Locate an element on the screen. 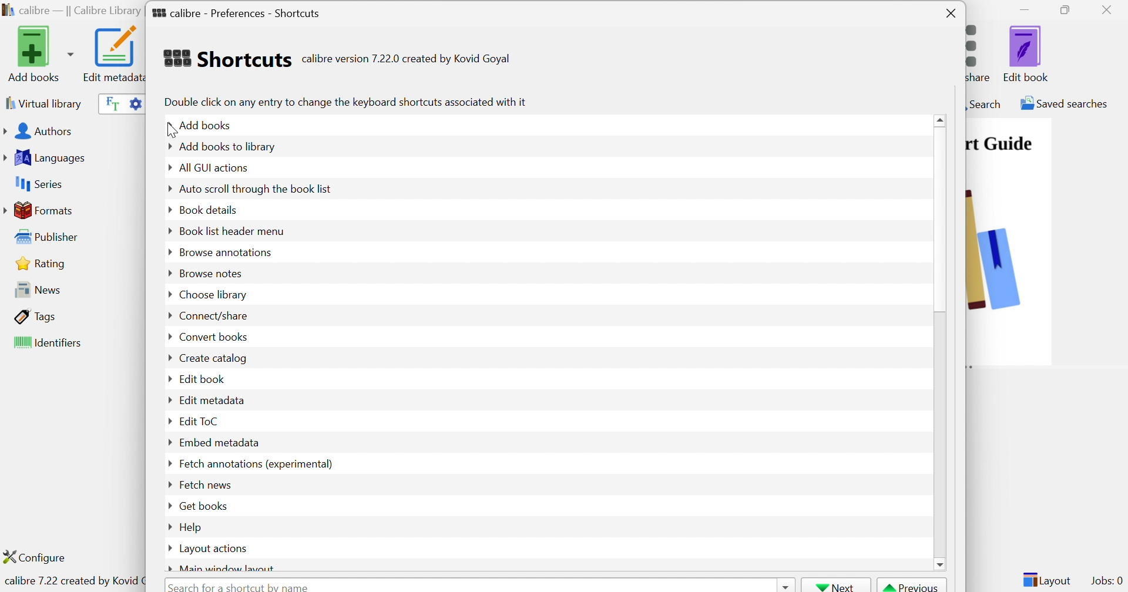 The width and height of the screenshot is (1128, 592). Formats is located at coordinates (41, 210).